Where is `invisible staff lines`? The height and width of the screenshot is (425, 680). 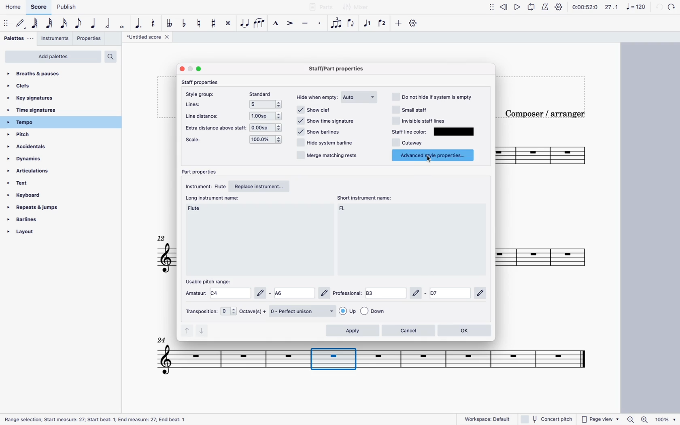
invisible staff lines is located at coordinates (420, 121).